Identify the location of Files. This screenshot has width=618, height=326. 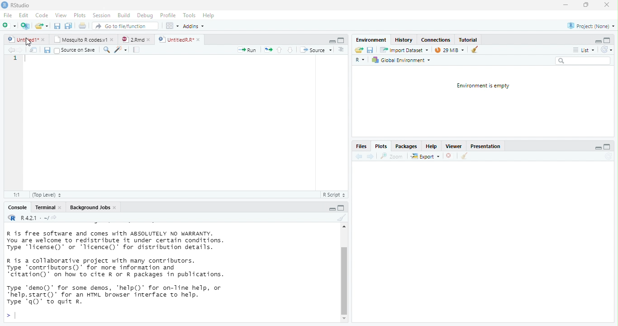
(361, 147).